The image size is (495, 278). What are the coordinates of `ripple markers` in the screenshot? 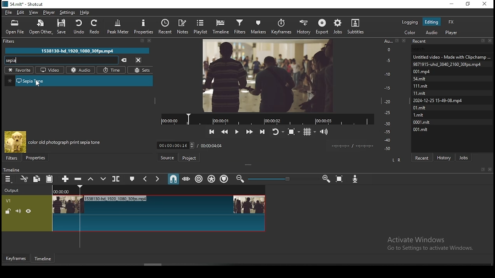 It's located at (225, 179).